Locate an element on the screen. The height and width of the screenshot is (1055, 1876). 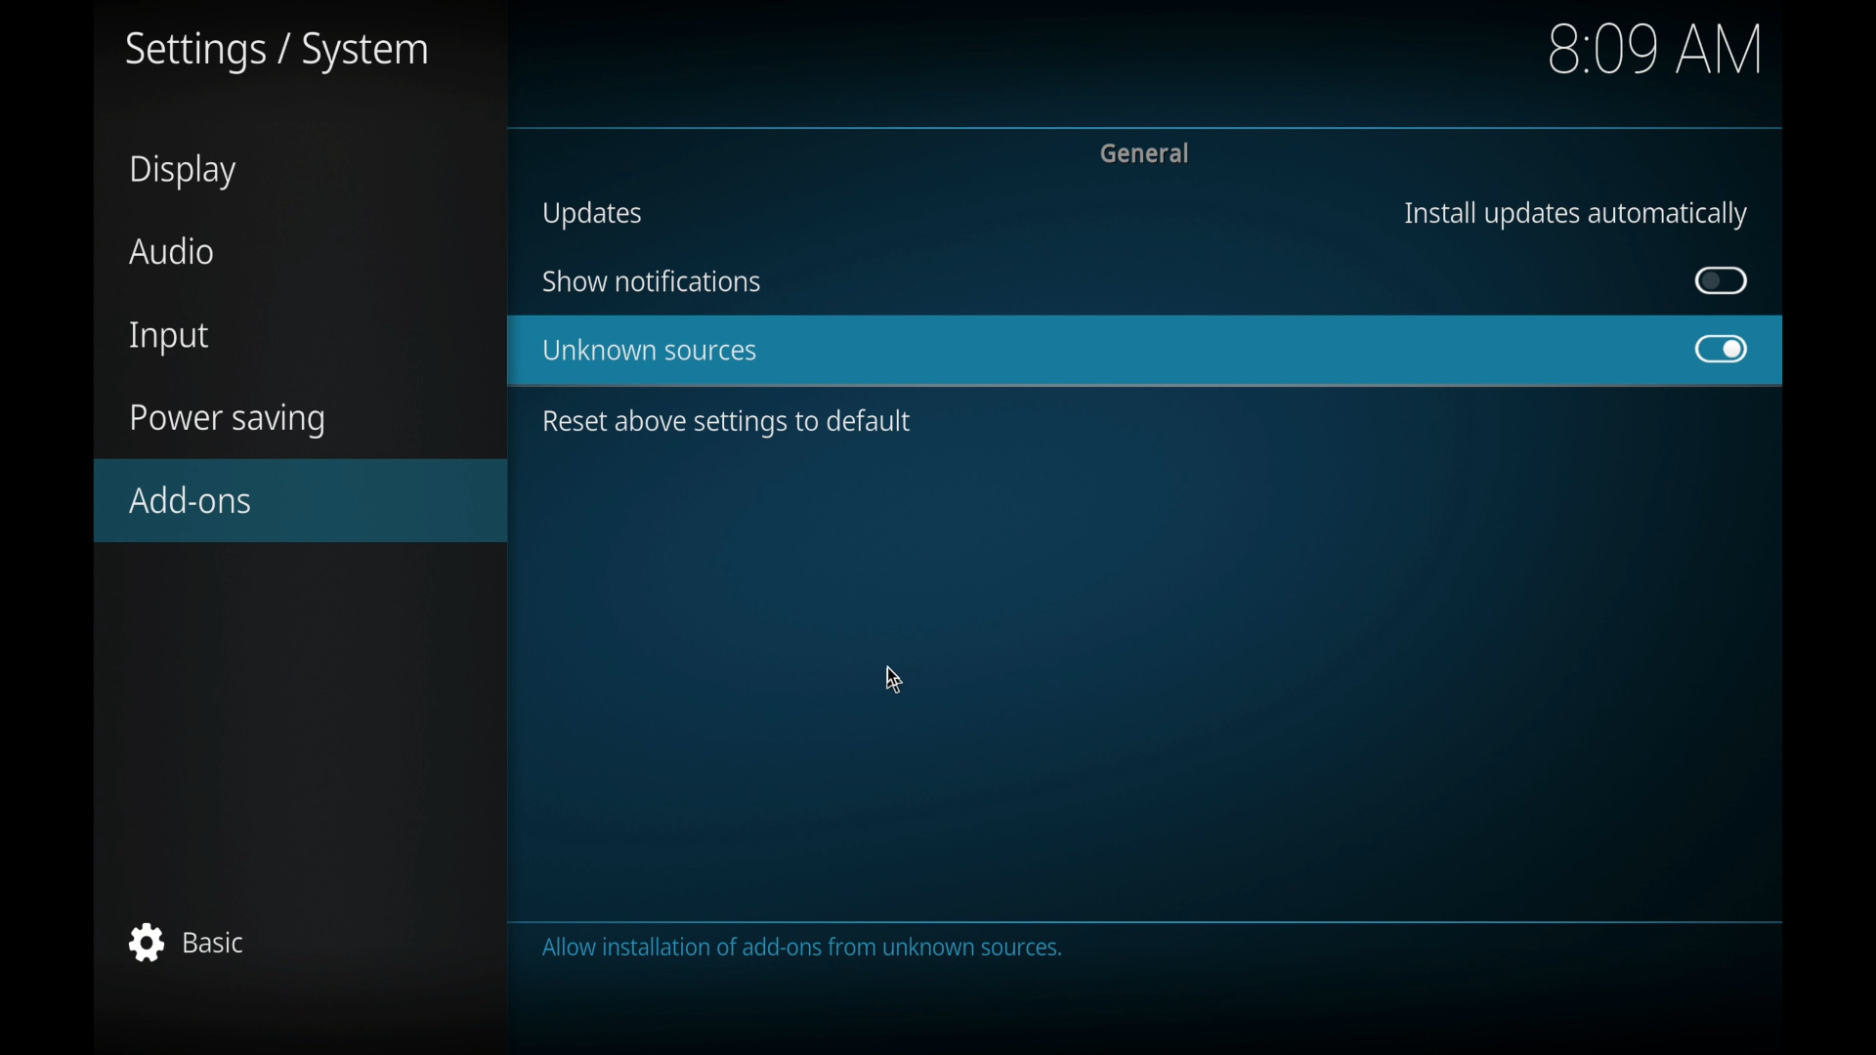
toggle button is located at coordinates (1723, 350).